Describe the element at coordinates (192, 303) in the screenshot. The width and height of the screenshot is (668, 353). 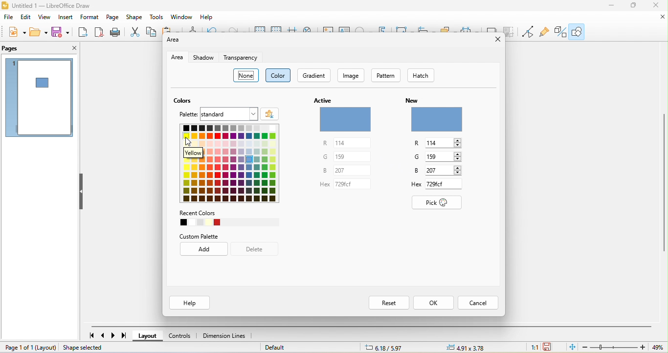
I see `help` at that location.